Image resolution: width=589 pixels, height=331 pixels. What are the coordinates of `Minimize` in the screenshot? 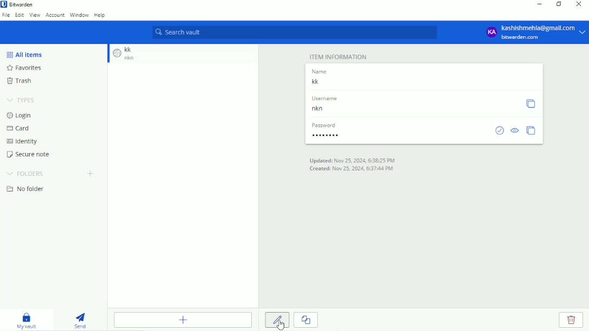 It's located at (539, 5).